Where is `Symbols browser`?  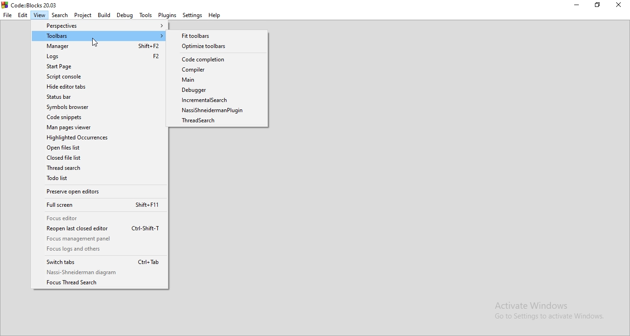 Symbols browser is located at coordinates (98, 108).